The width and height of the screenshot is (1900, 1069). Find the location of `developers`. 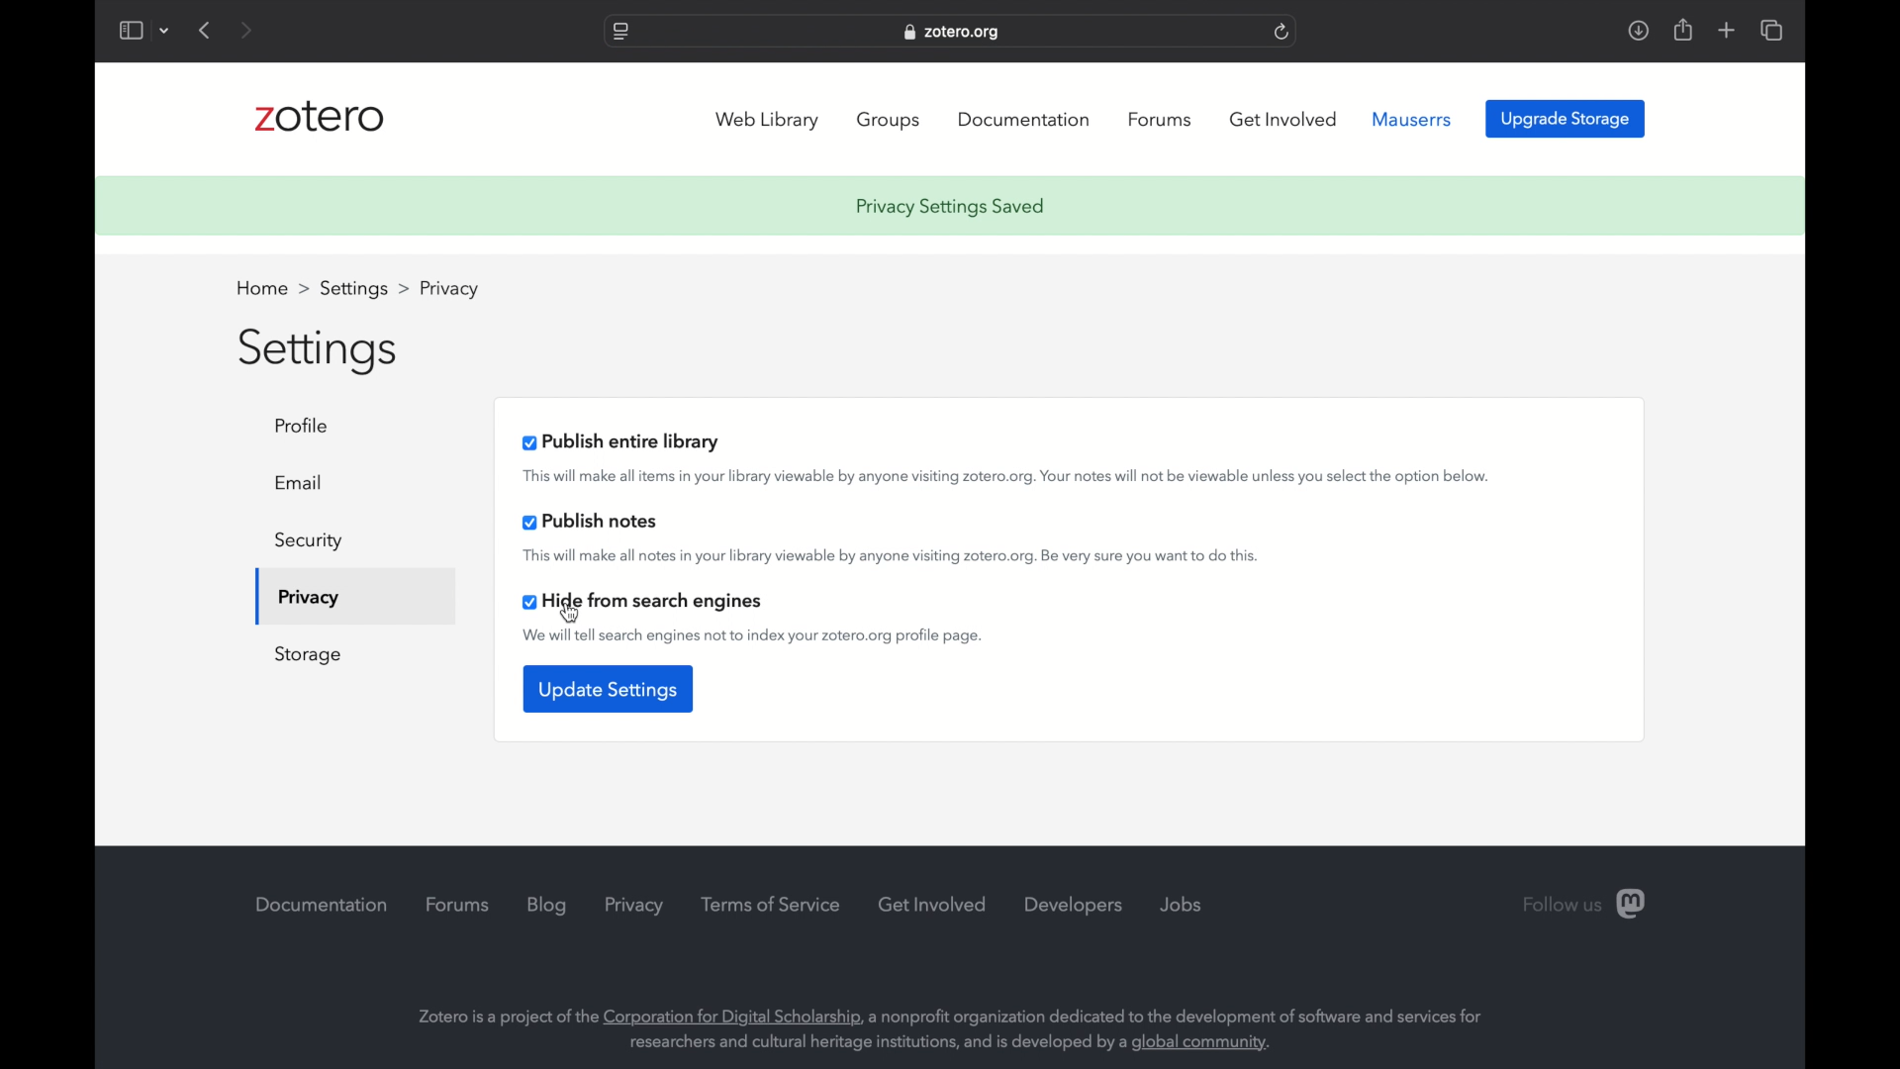

developers is located at coordinates (1075, 906).